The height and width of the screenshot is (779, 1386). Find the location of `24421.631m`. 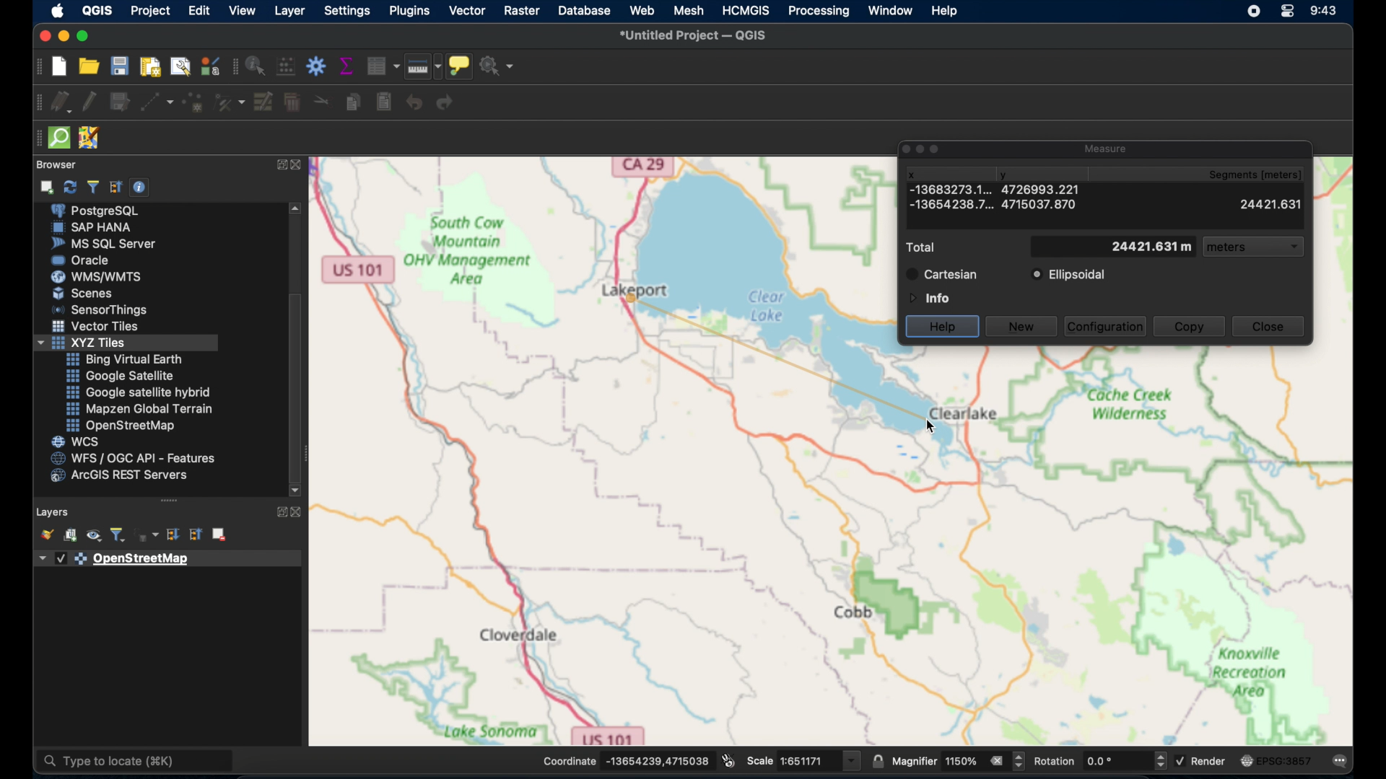

24421.631m is located at coordinates (1114, 246).